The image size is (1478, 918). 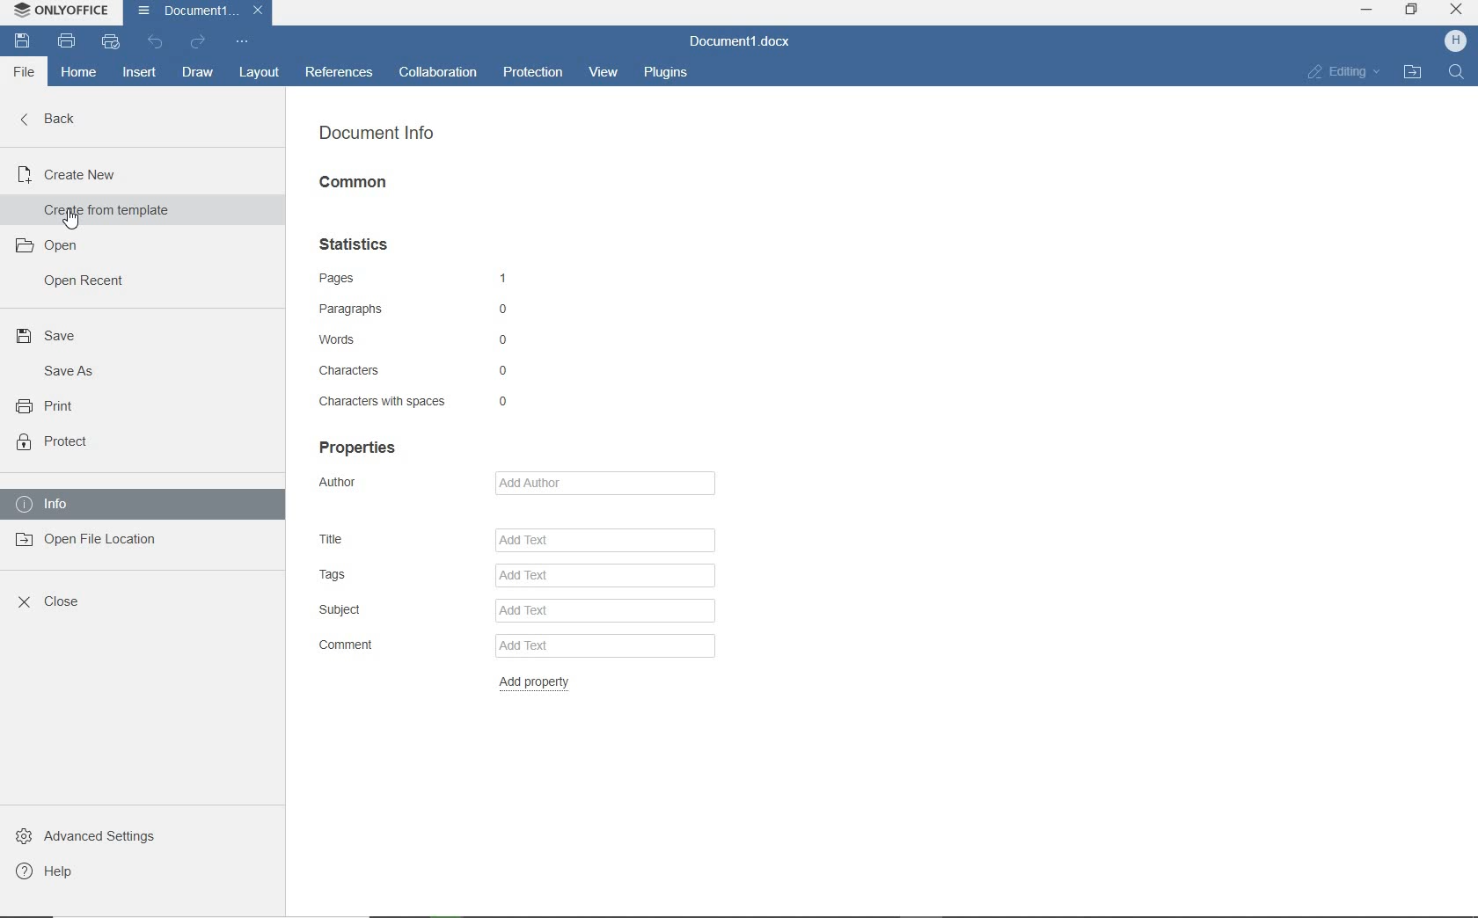 What do you see at coordinates (84, 279) in the screenshot?
I see `` at bounding box center [84, 279].